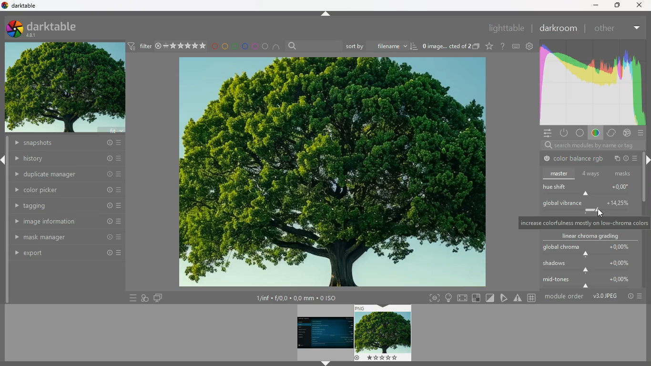 This screenshot has height=366, width=651. What do you see at coordinates (65, 89) in the screenshot?
I see `image` at bounding box center [65, 89].